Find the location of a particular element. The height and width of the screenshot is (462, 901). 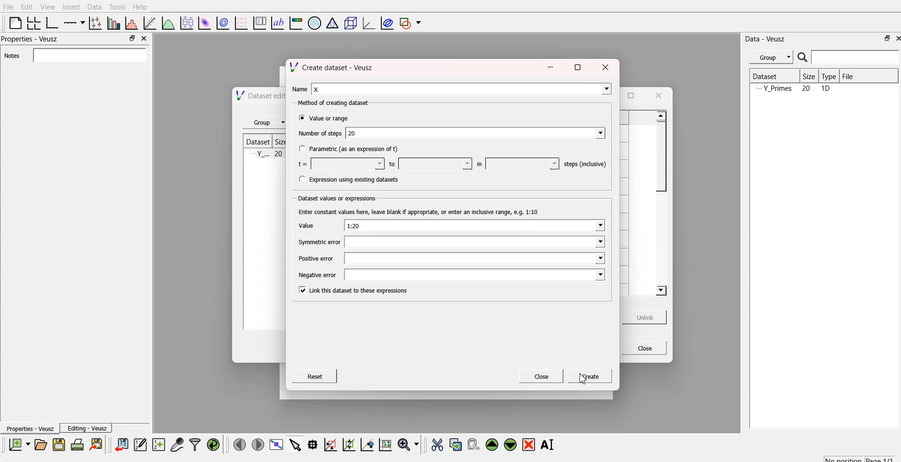

wl] is located at coordinates (514, 164).